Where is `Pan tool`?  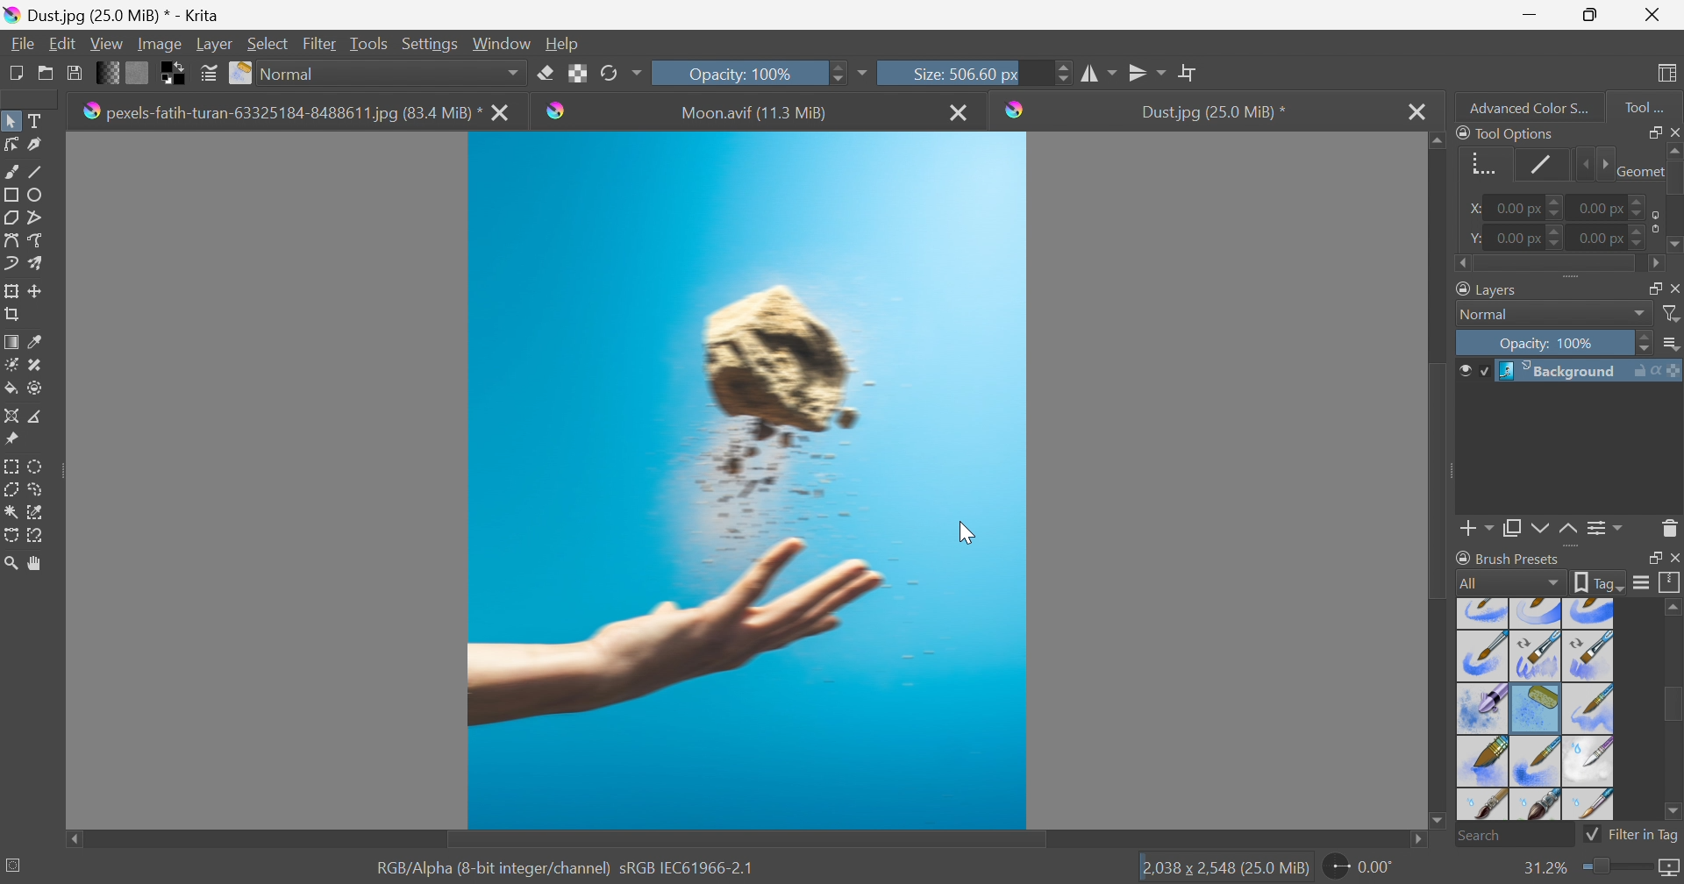 Pan tool is located at coordinates (36, 564).